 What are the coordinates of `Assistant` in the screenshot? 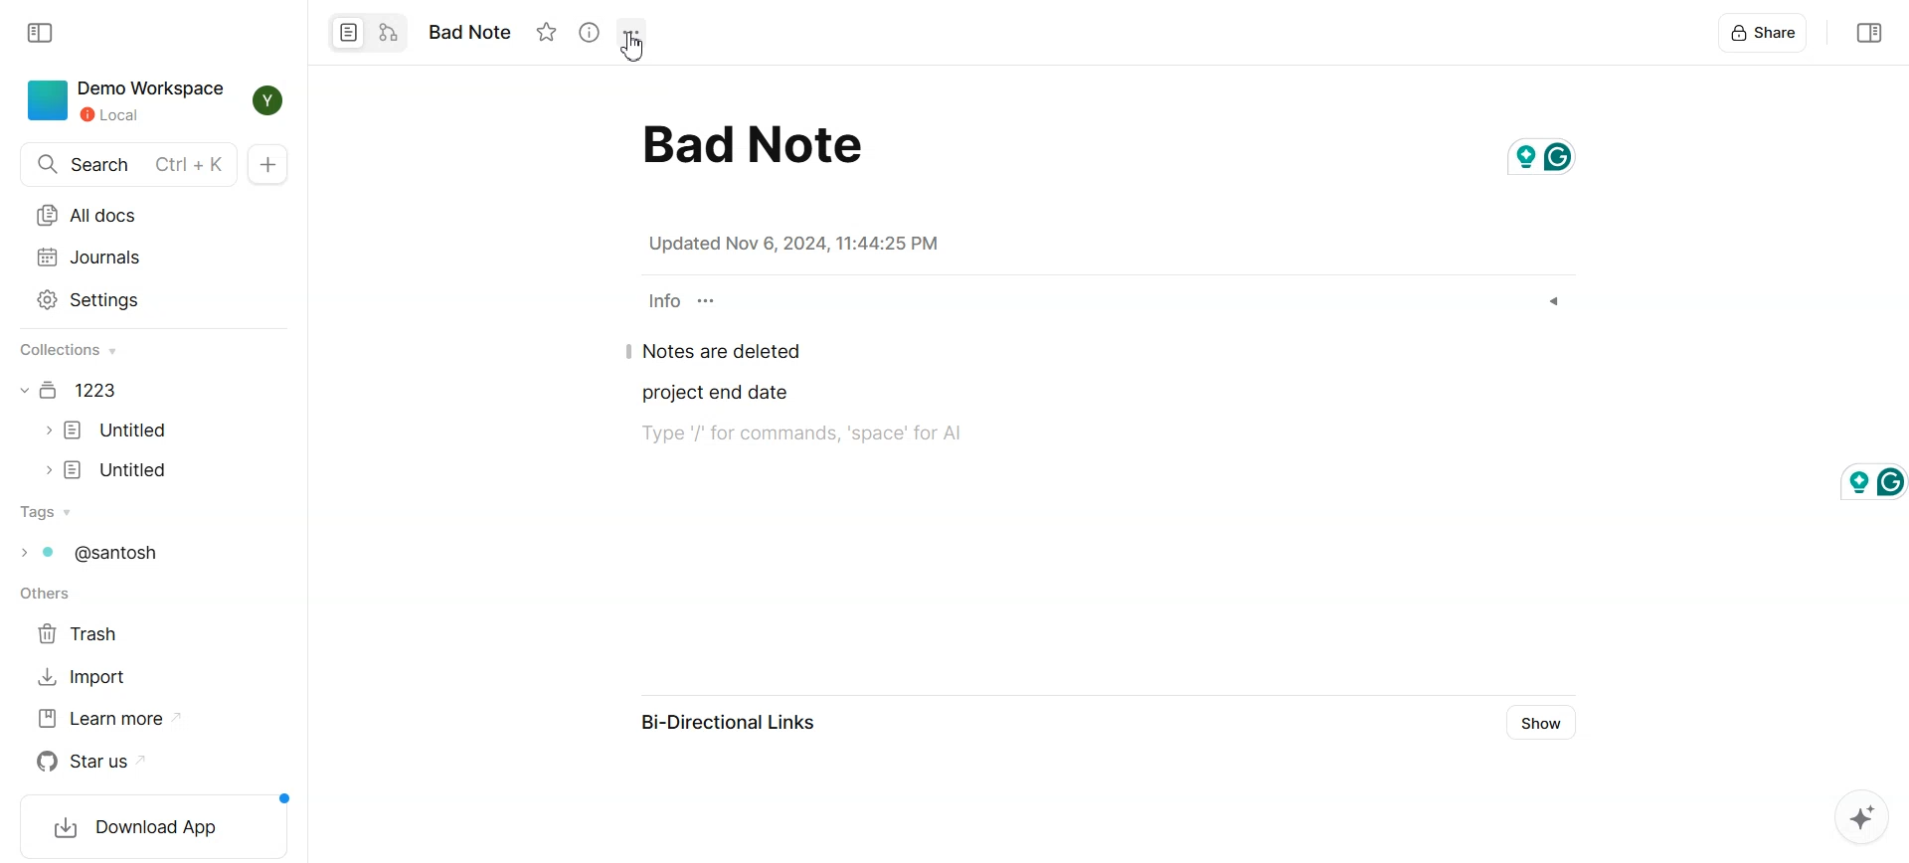 It's located at (1860, 817).